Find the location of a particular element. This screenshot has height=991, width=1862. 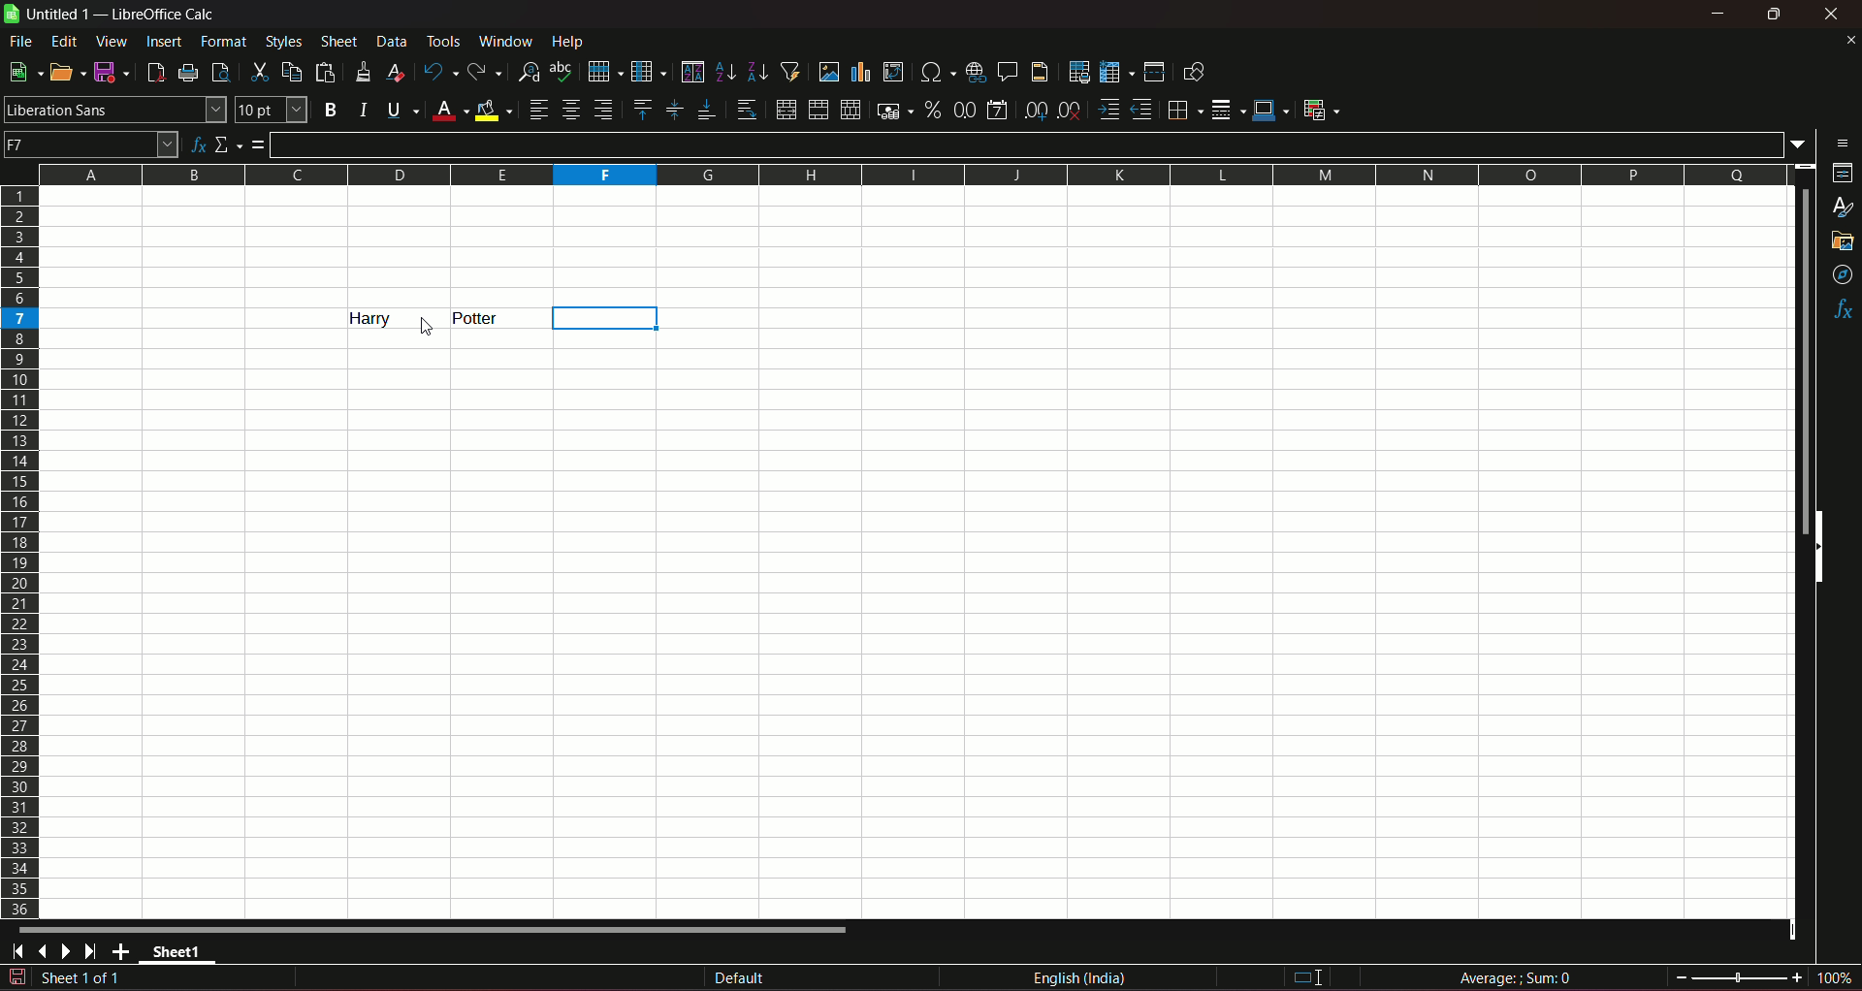

styles is located at coordinates (282, 41).